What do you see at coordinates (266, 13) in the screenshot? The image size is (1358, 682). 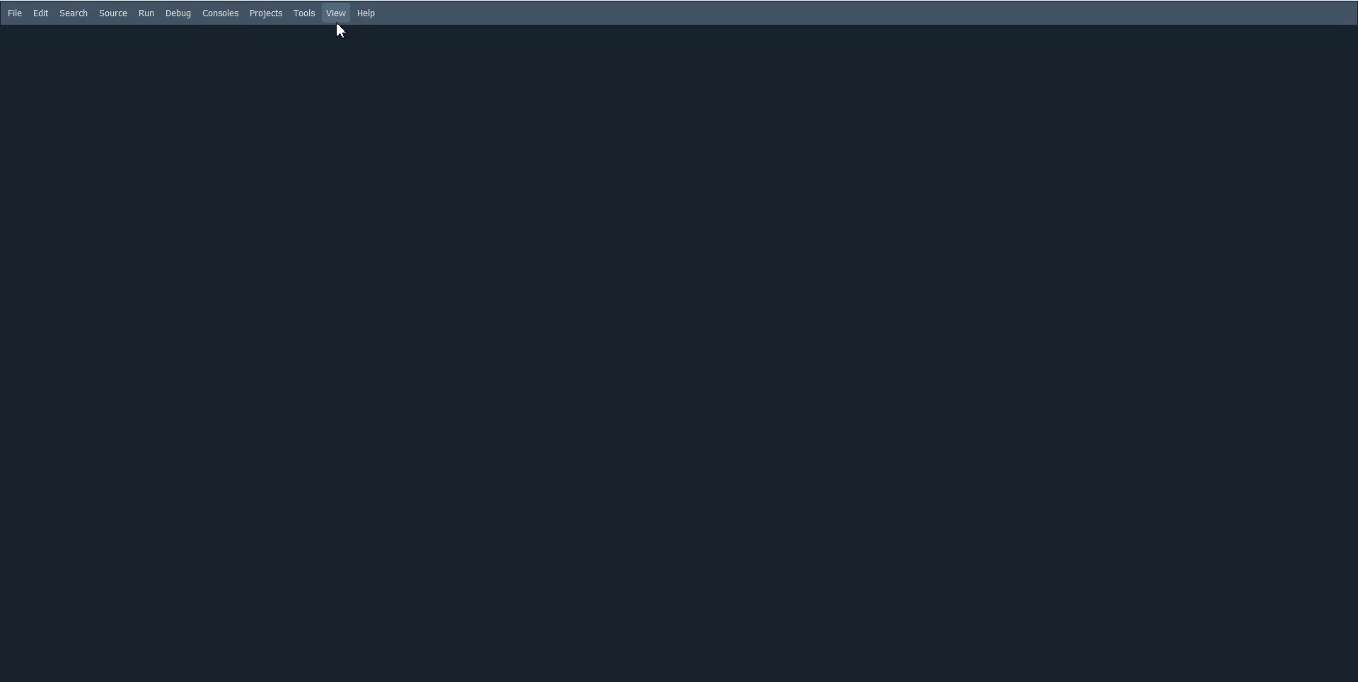 I see `Projects` at bounding box center [266, 13].